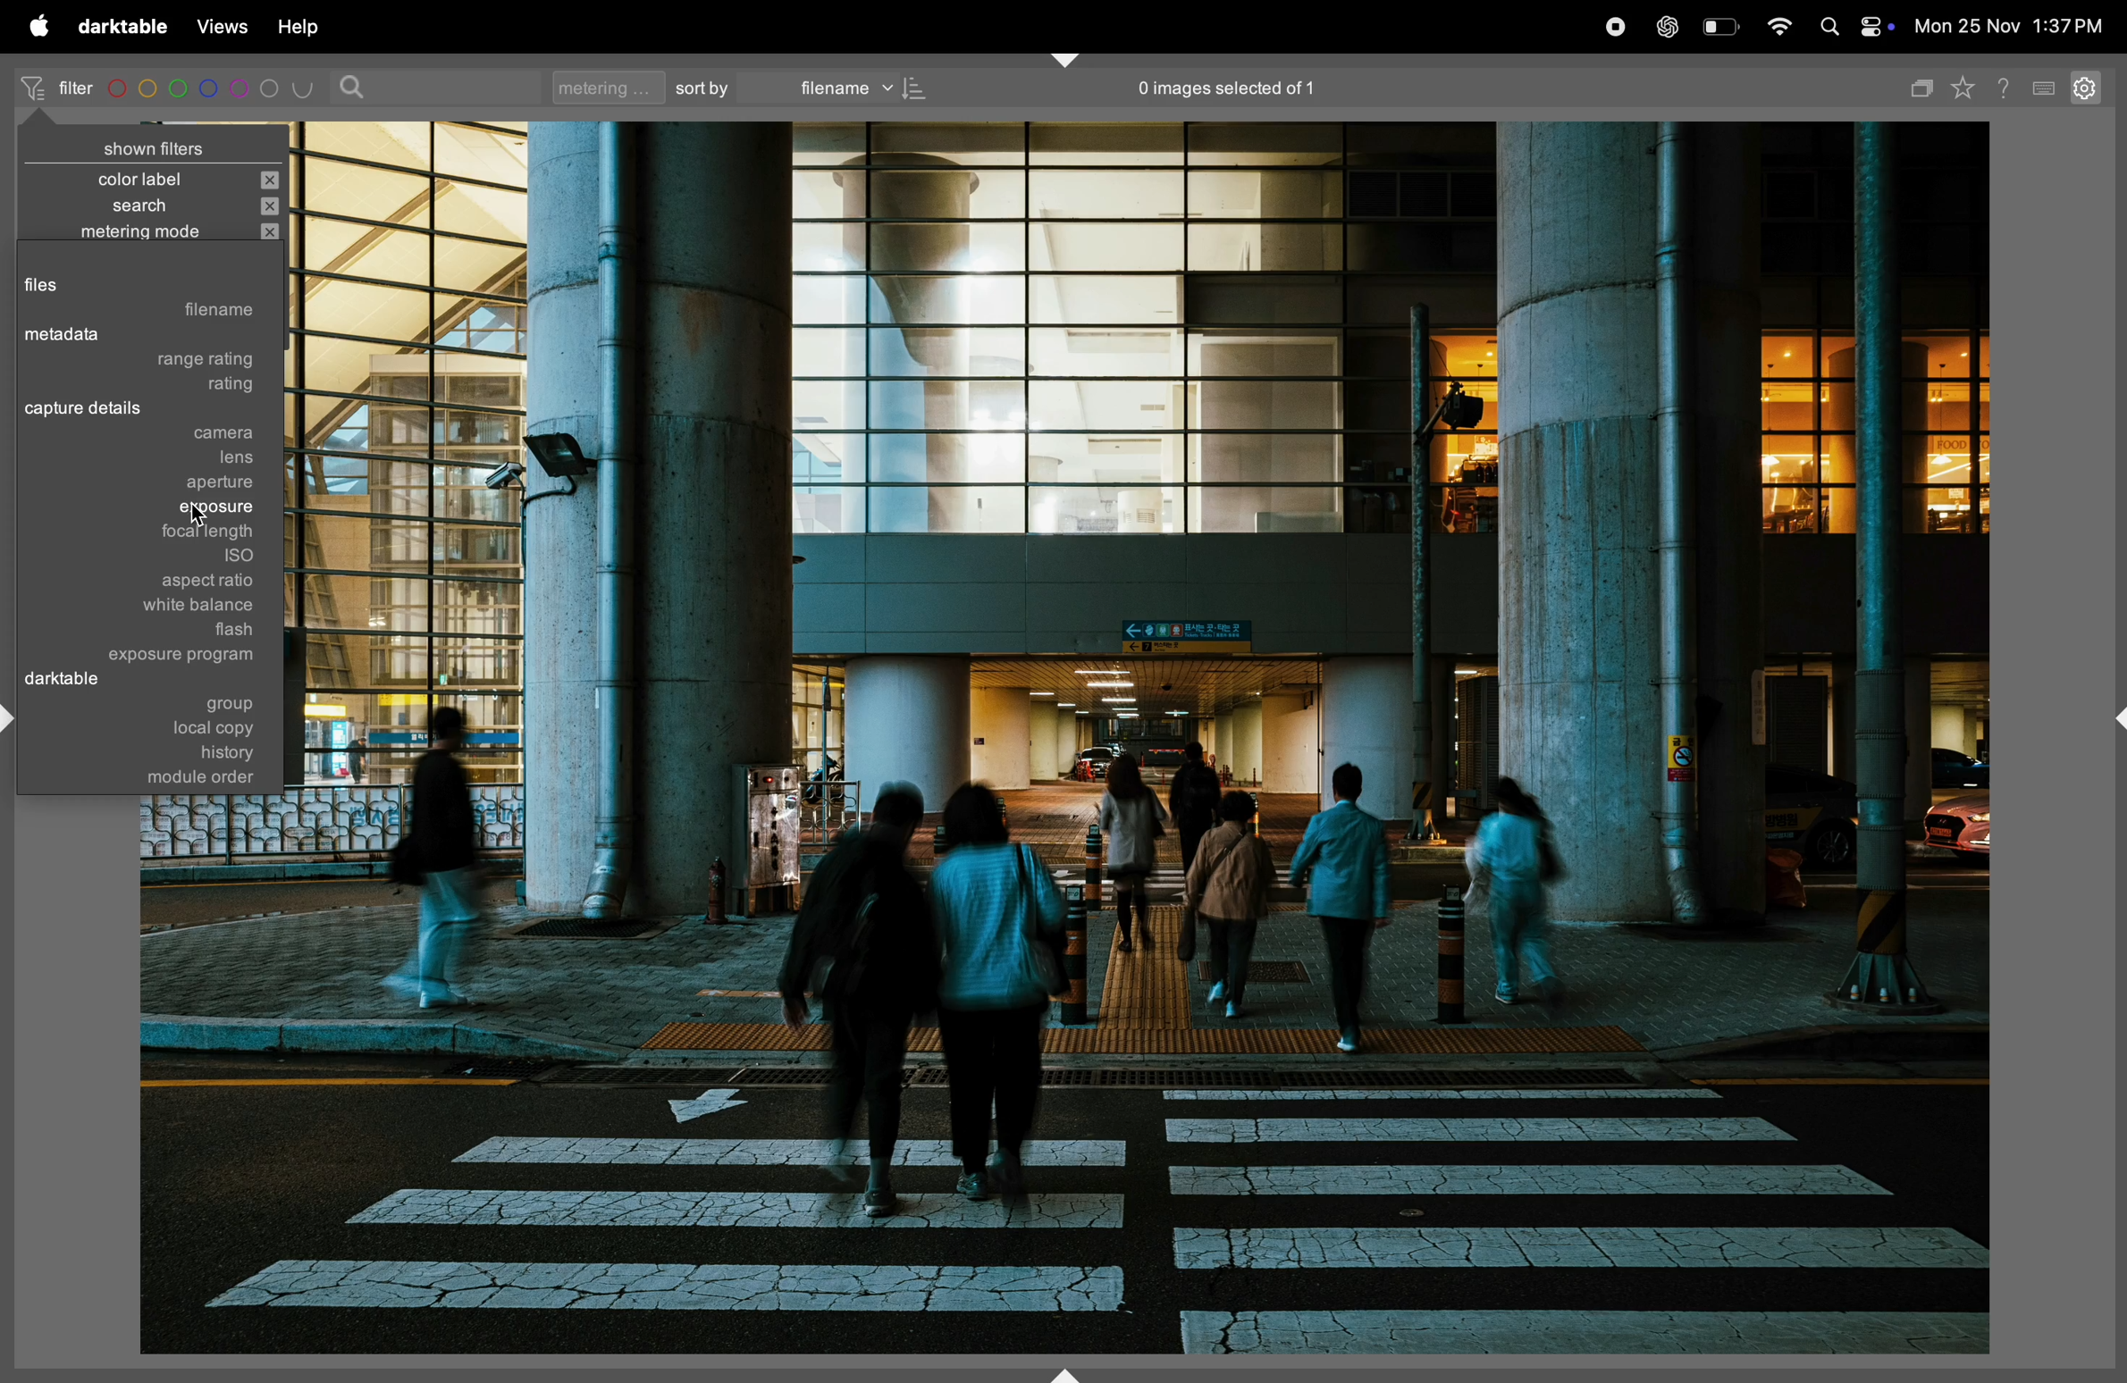 This screenshot has width=2127, height=1383. What do you see at coordinates (155, 179) in the screenshot?
I see `color label` at bounding box center [155, 179].